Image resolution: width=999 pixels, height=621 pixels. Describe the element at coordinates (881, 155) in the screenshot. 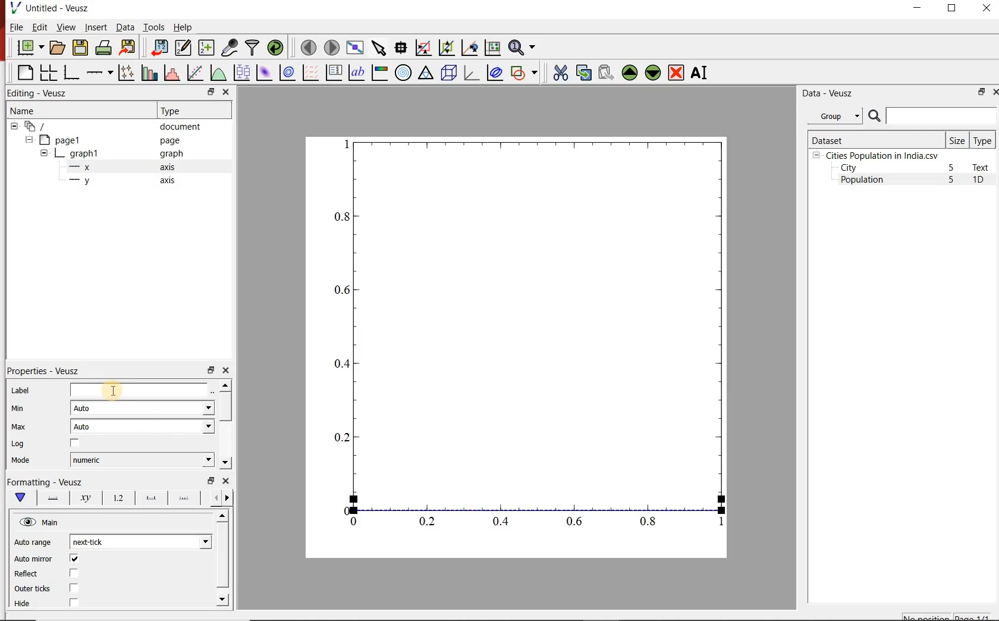

I see `Cities Population in India.csv` at that location.